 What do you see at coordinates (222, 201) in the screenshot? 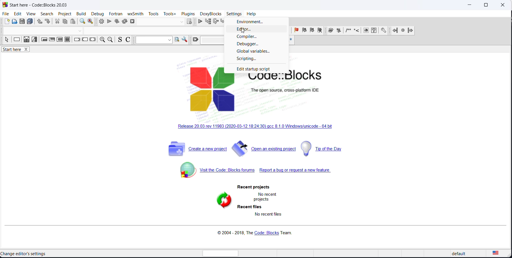
I see `refresh` at bounding box center [222, 201].